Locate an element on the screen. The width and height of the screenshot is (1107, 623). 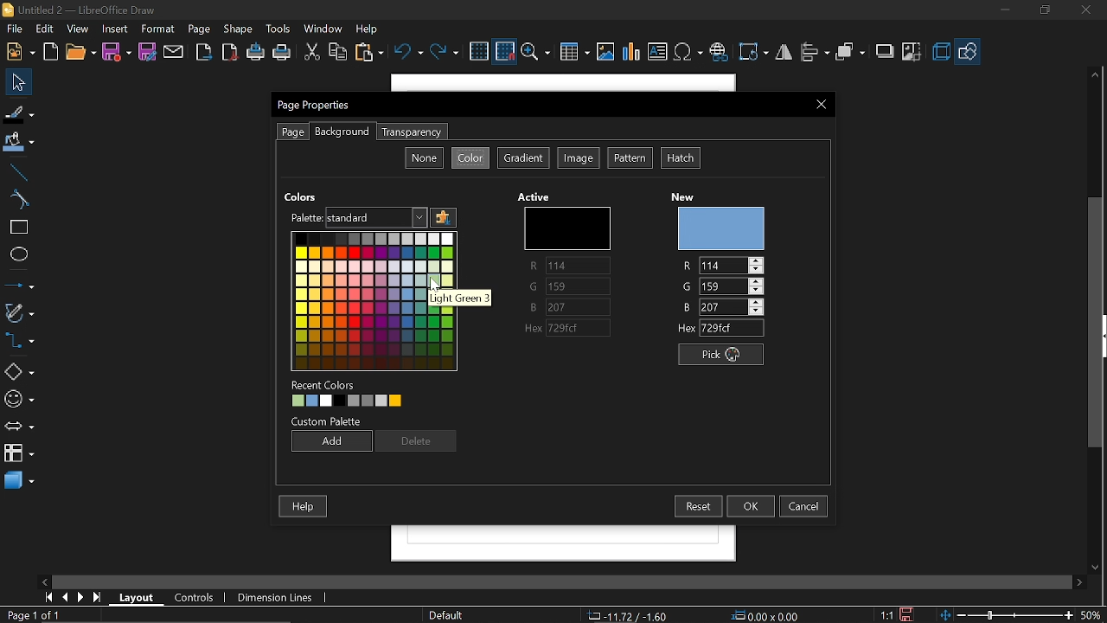
Ok is located at coordinates (751, 506).